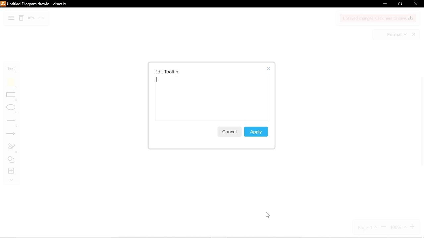 The image size is (424, 238). Describe the element at coordinates (256, 131) in the screenshot. I see `apply` at that location.